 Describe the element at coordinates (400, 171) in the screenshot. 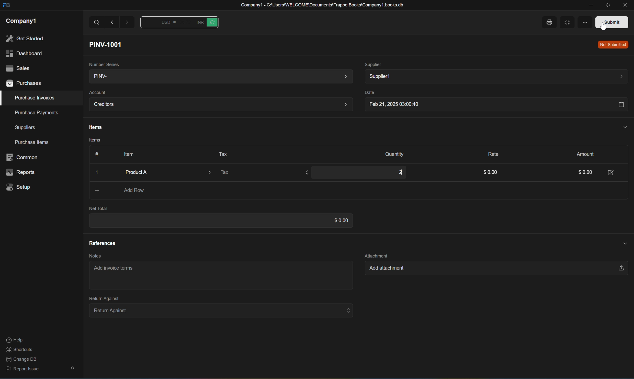

I see `2` at that location.